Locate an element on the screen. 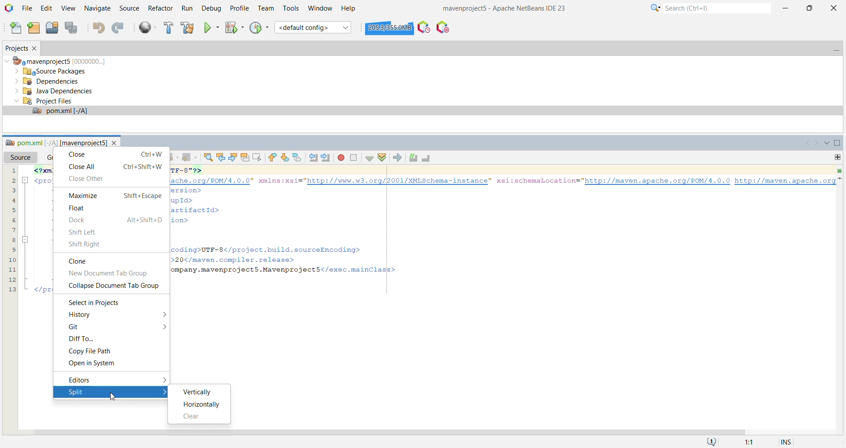 This screenshot has width=846, height=448. XSL Transformation is located at coordinates (397, 158).